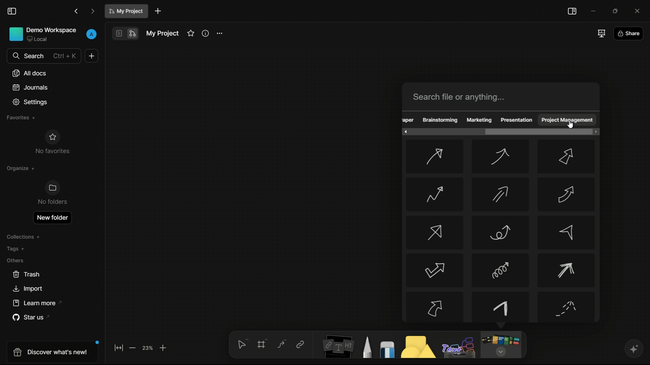 Image resolution: width=650 pixels, height=365 pixels. Describe the element at coordinates (639, 11) in the screenshot. I see `close app` at that location.